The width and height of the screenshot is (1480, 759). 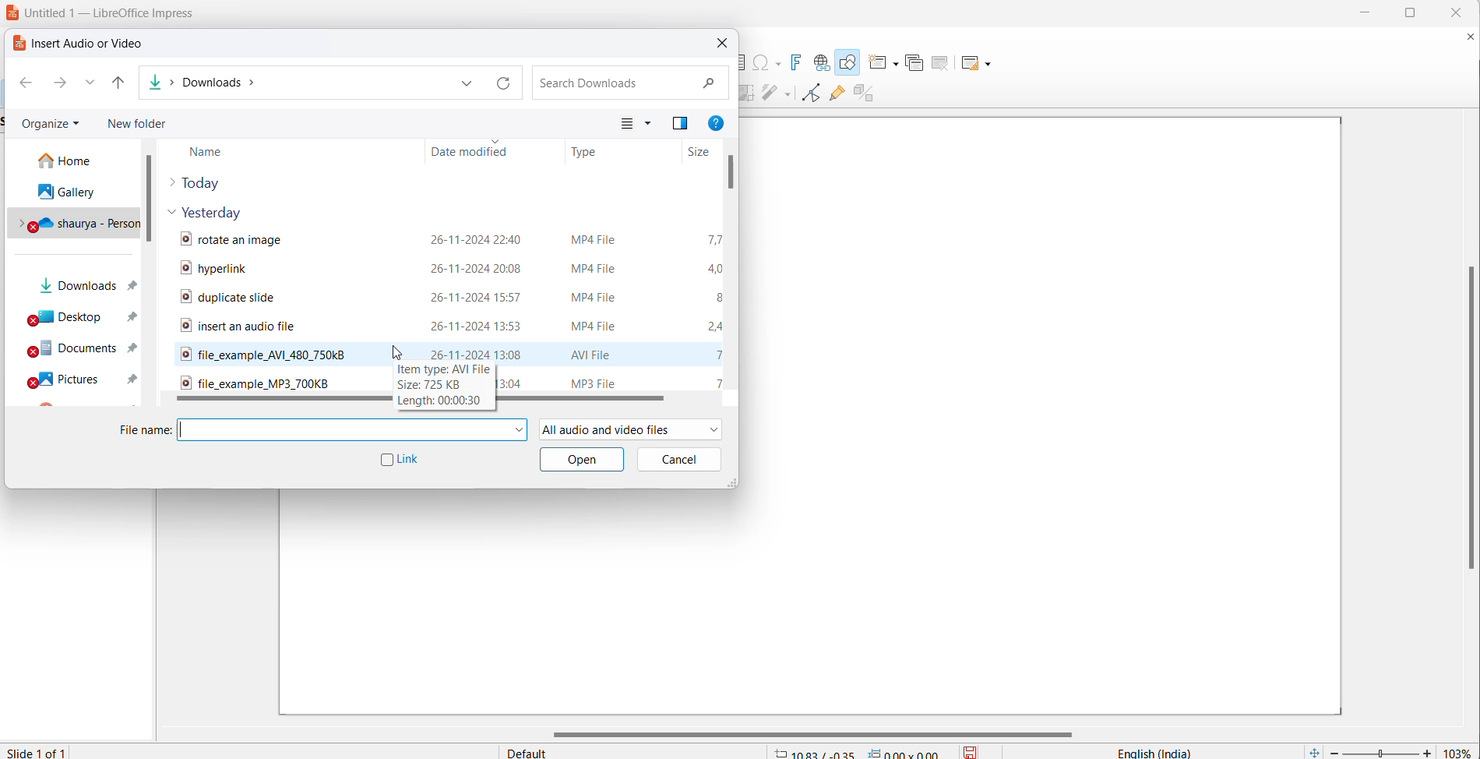 What do you see at coordinates (710, 293) in the screenshot?
I see `video file size` at bounding box center [710, 293].